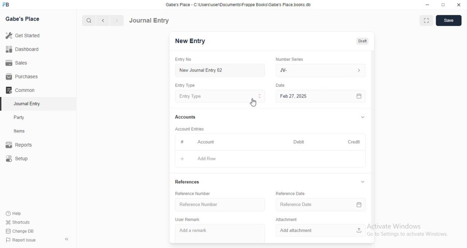 This screenshot has width=467, height=248. Describe the element at coordinates (7, 4) in the screenshot. I see `FB` at that location.